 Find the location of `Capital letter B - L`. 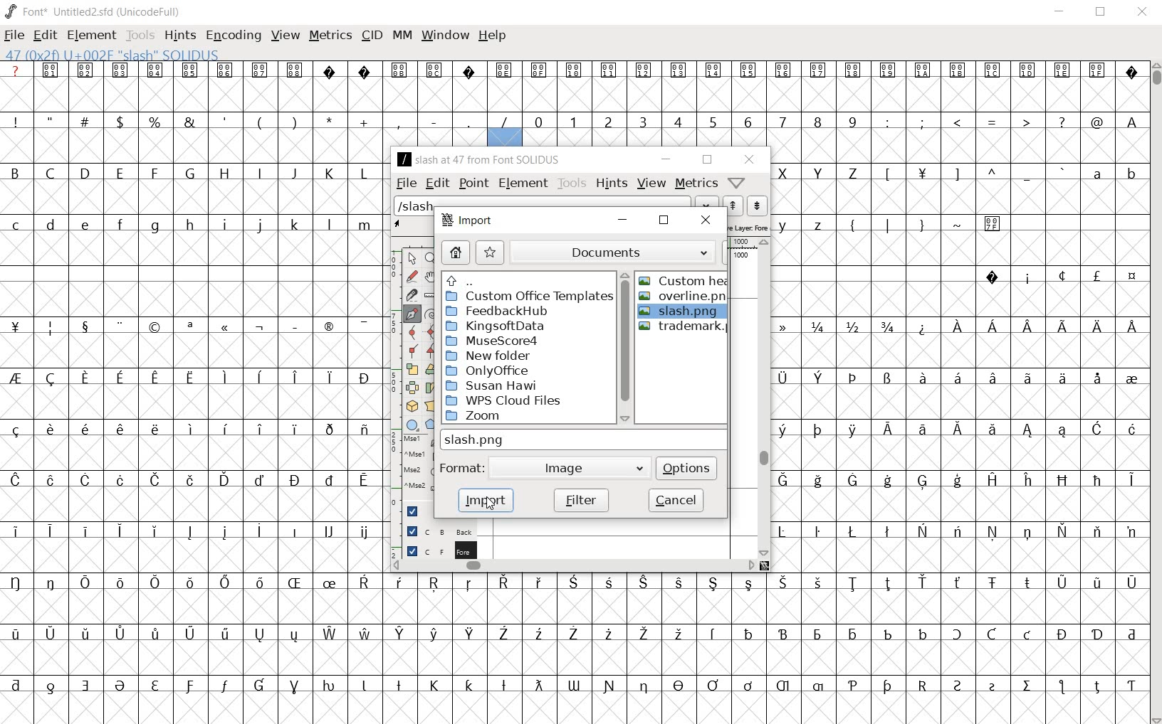

Capital letter B - L is located at coordinates (189, 174).